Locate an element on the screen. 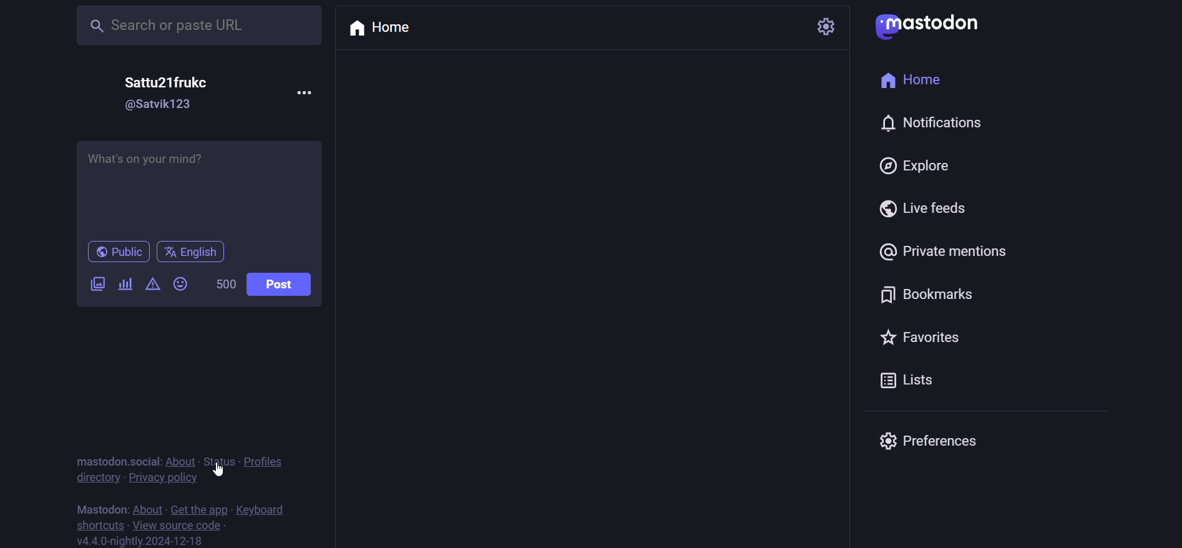 The height and width of the screenshot is (548, 1182). mastodon social is located at coordinates (120, 461).